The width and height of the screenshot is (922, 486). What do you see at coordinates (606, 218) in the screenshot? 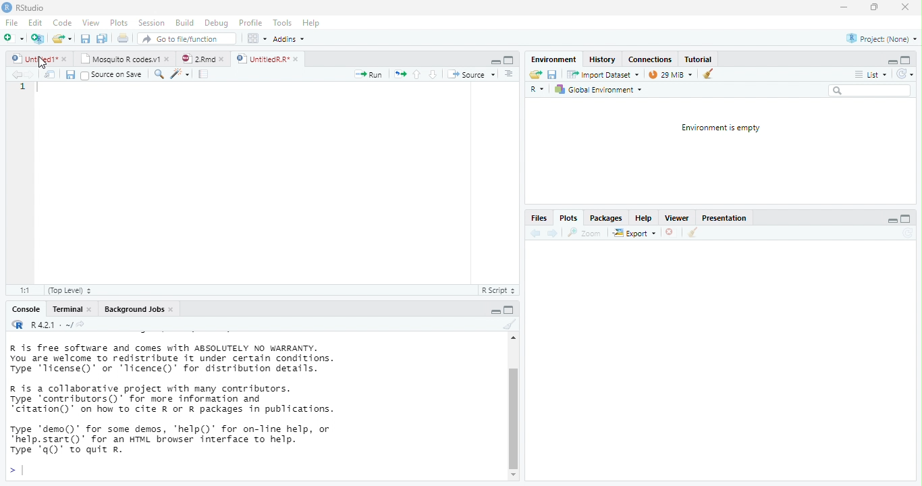
I see `Packages` at bounding box center [606, 218].